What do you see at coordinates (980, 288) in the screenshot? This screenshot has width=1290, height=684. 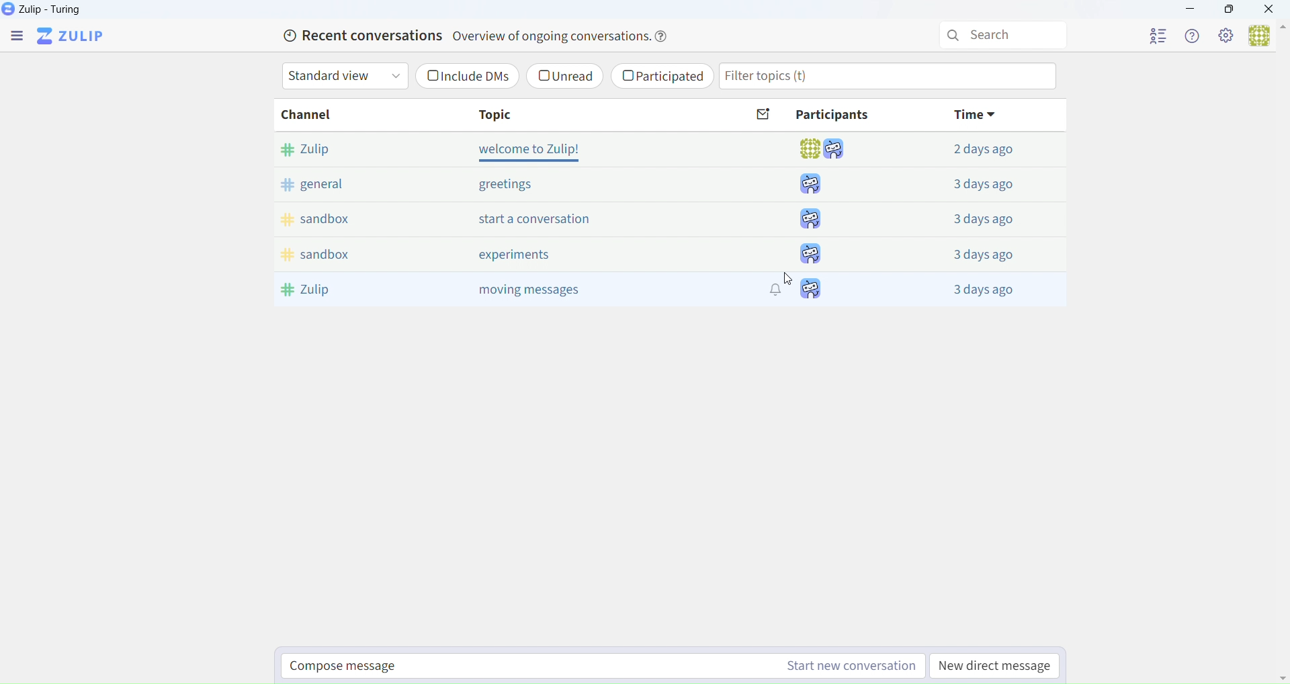 I see `3 days ago` at bounding box center [980, 288].